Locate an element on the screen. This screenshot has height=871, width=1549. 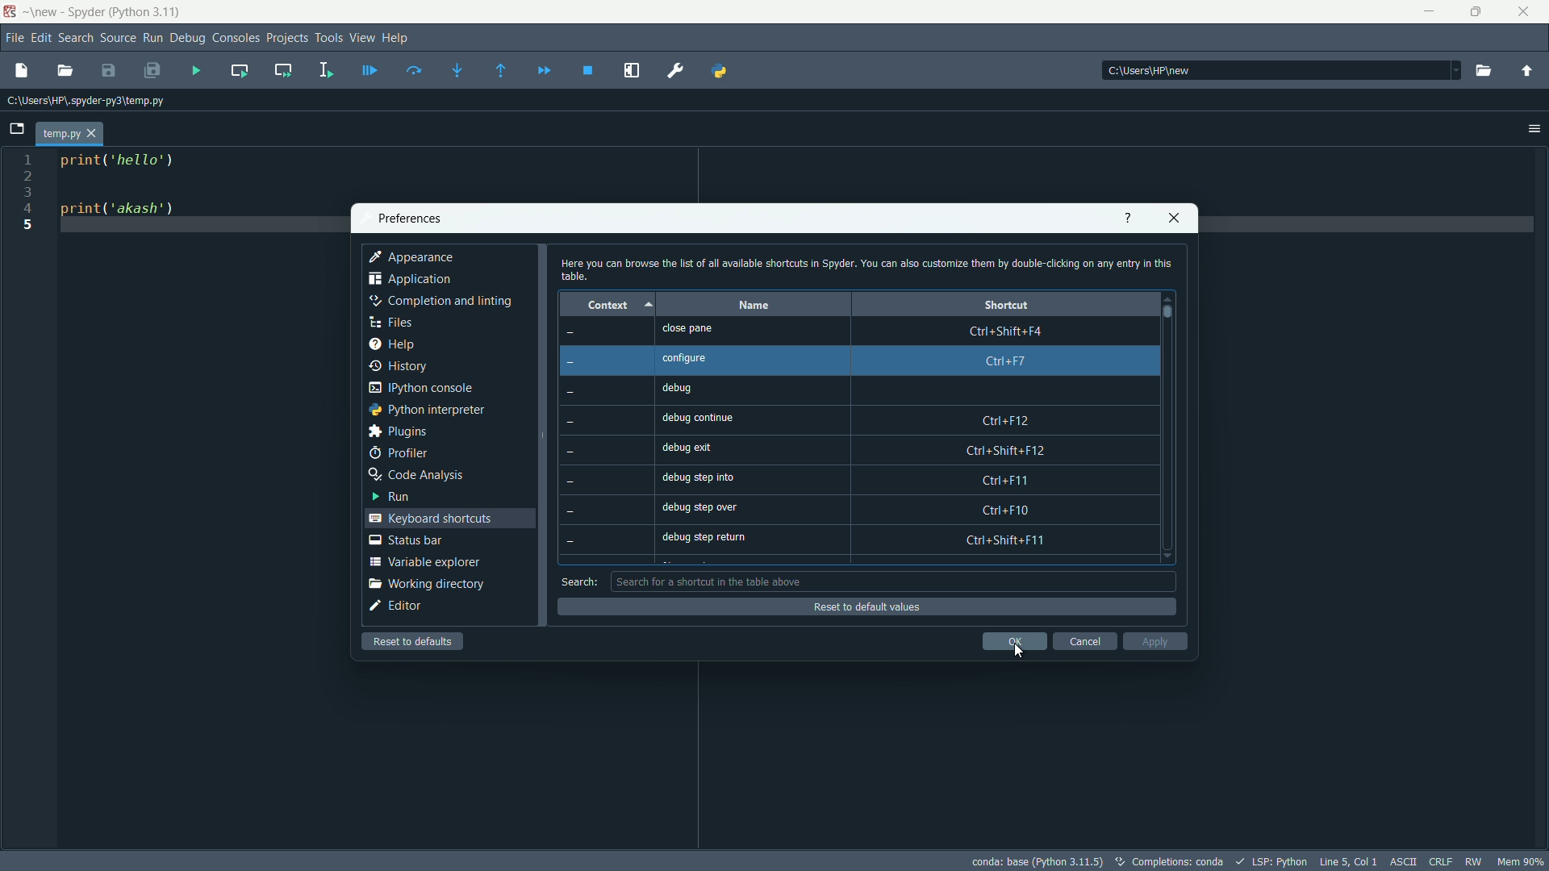
keyboard shortcuts is located at coordinates (430, 519).